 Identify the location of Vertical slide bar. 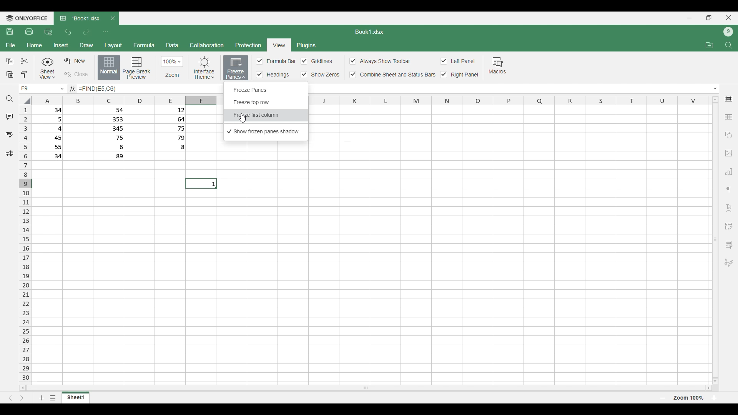
(715, 238).